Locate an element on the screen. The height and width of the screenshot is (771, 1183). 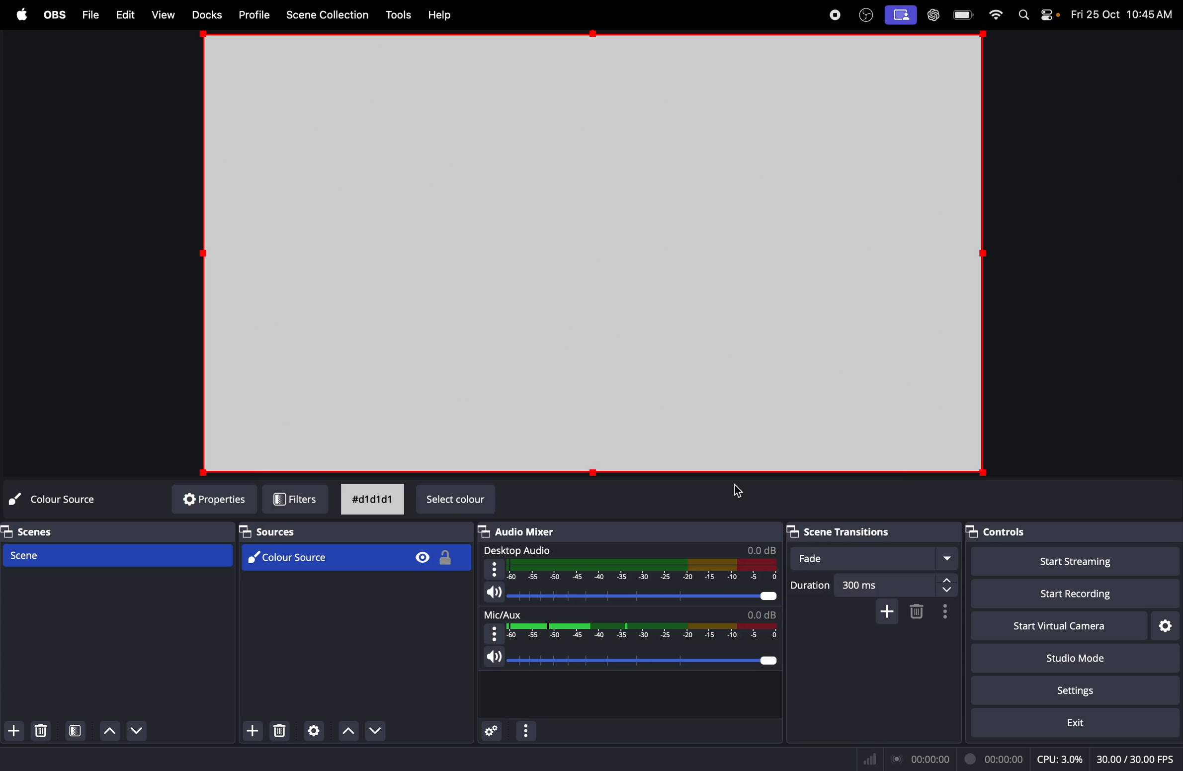
transition properties is located at coordinates (944, 612).